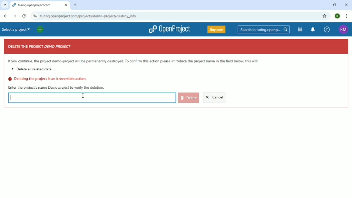 The height and width of the screenshot is (198, 352). What do you see at coordinates (325, 16) in the screenshot?
I see `Bookmark this tab` at bounding box center [325, 16].